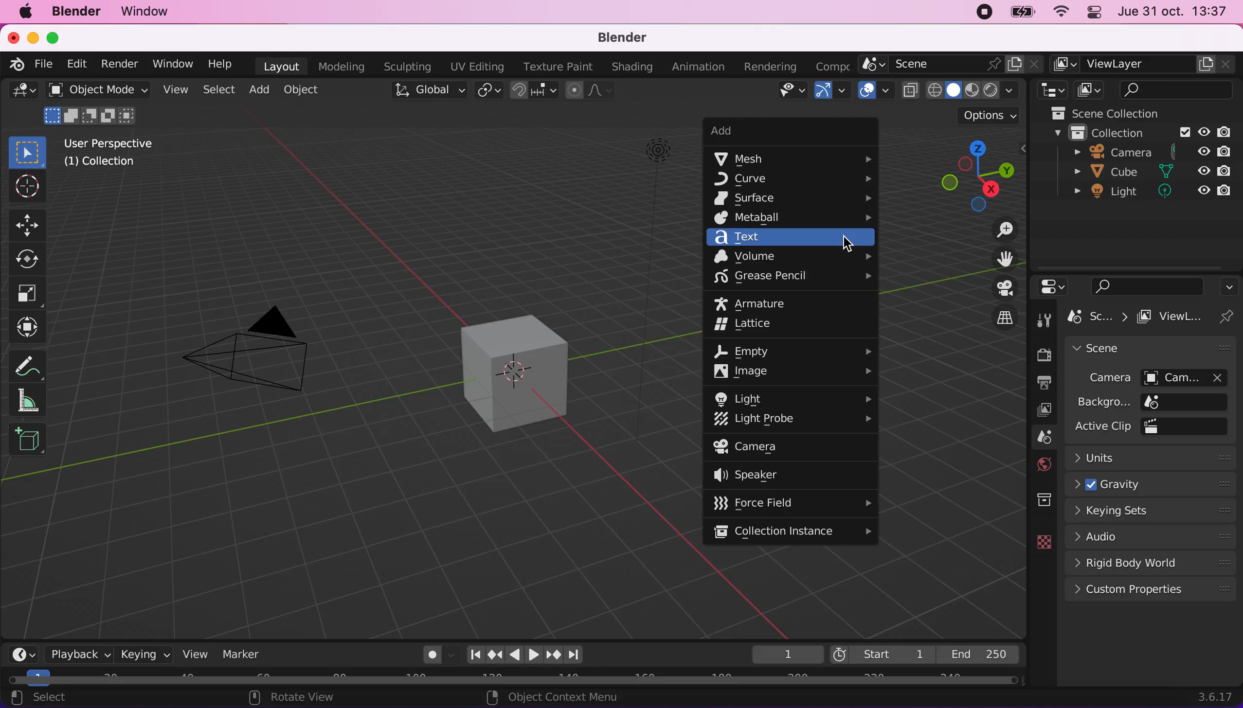 This screenshot has width=1243, height=708. Describe the element at coordinates (978, 116) in the screenshot. I see `options` at that location.